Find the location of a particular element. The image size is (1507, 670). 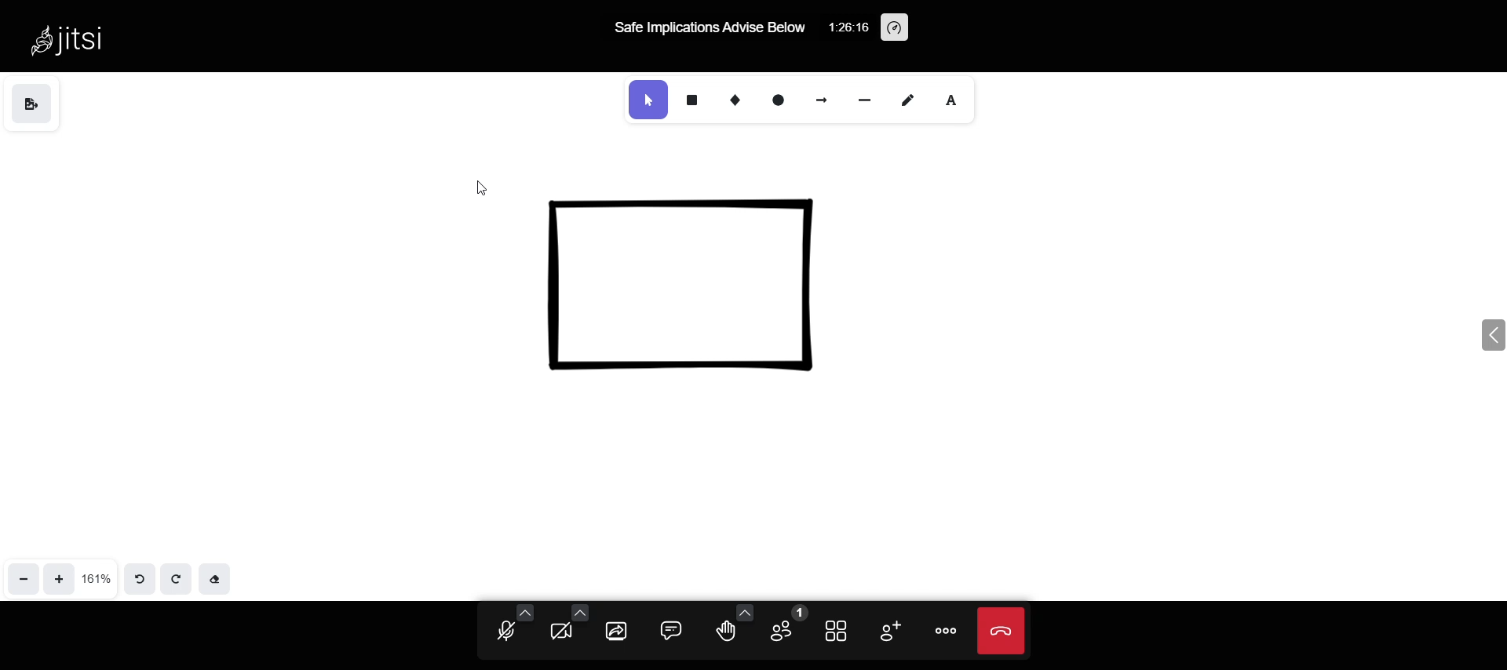

Eraser is located at coordinates (221, 577).